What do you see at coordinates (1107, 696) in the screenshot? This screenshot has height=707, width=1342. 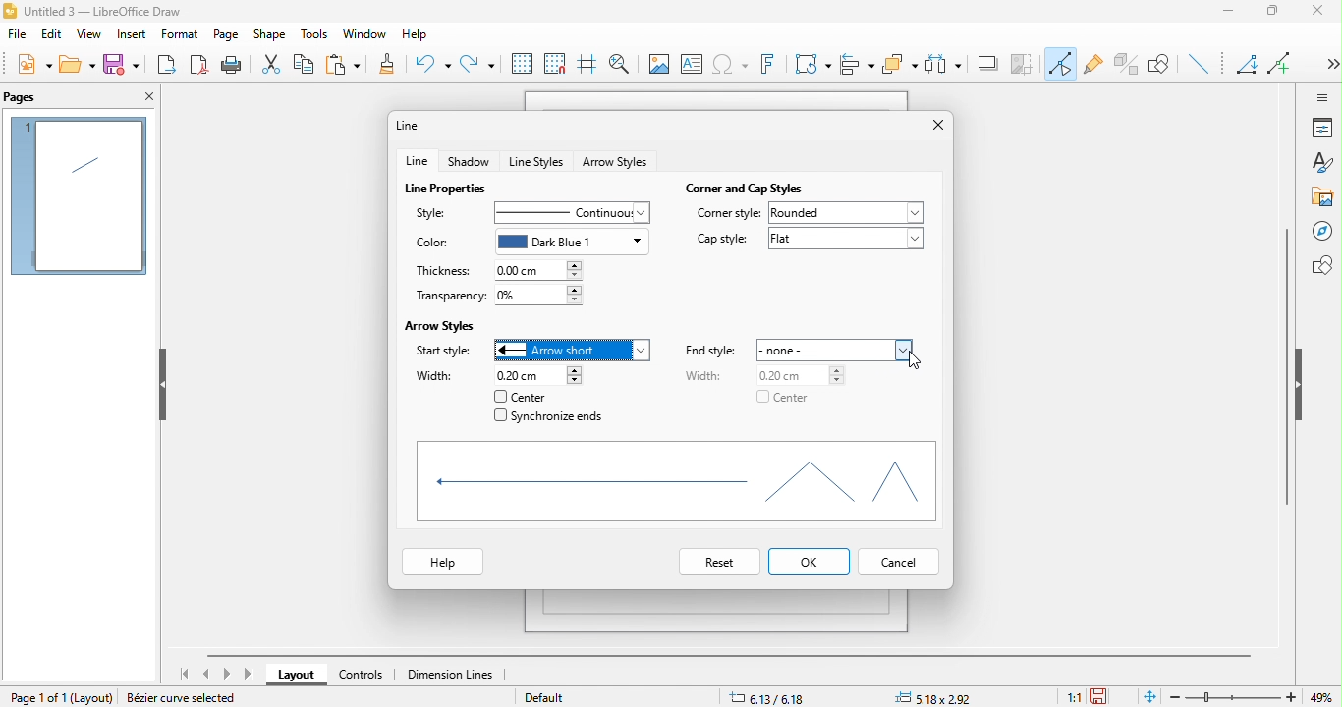 I see `the document has not been modified since the last save` at bounding box center [1107, 696].